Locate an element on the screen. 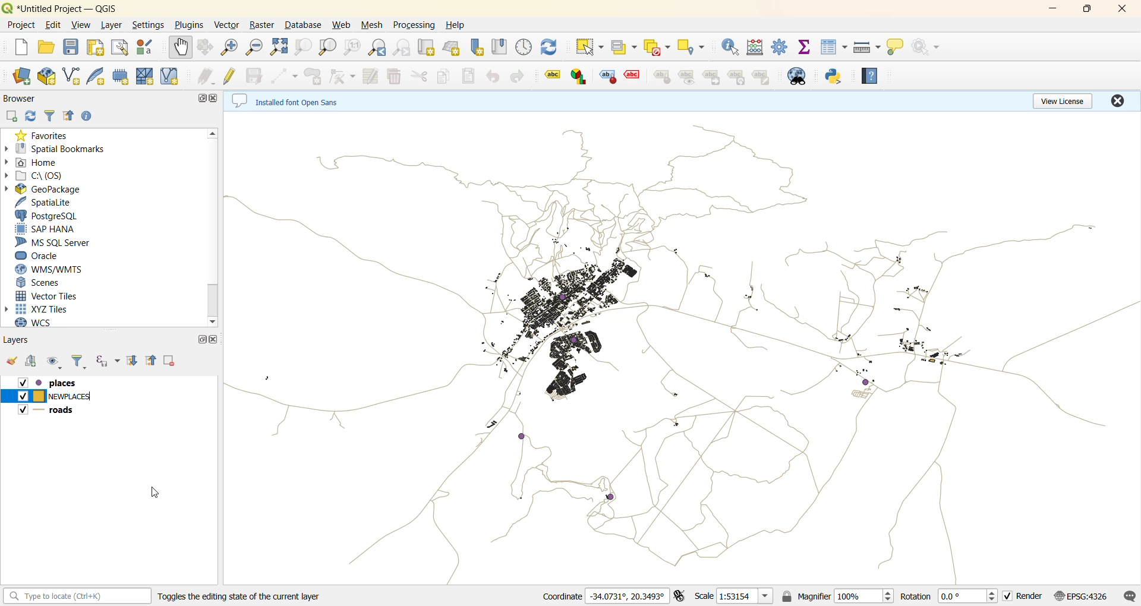 The height and width of the screenshot is (606, 1141). filter by expression is located at coordinates (105, 362).